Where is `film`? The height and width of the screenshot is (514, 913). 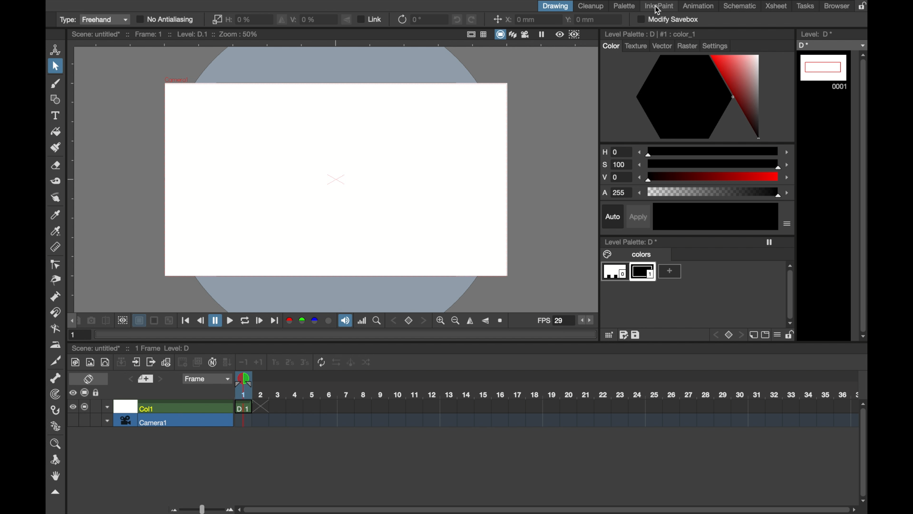 film is located at coordinates (526, 34).